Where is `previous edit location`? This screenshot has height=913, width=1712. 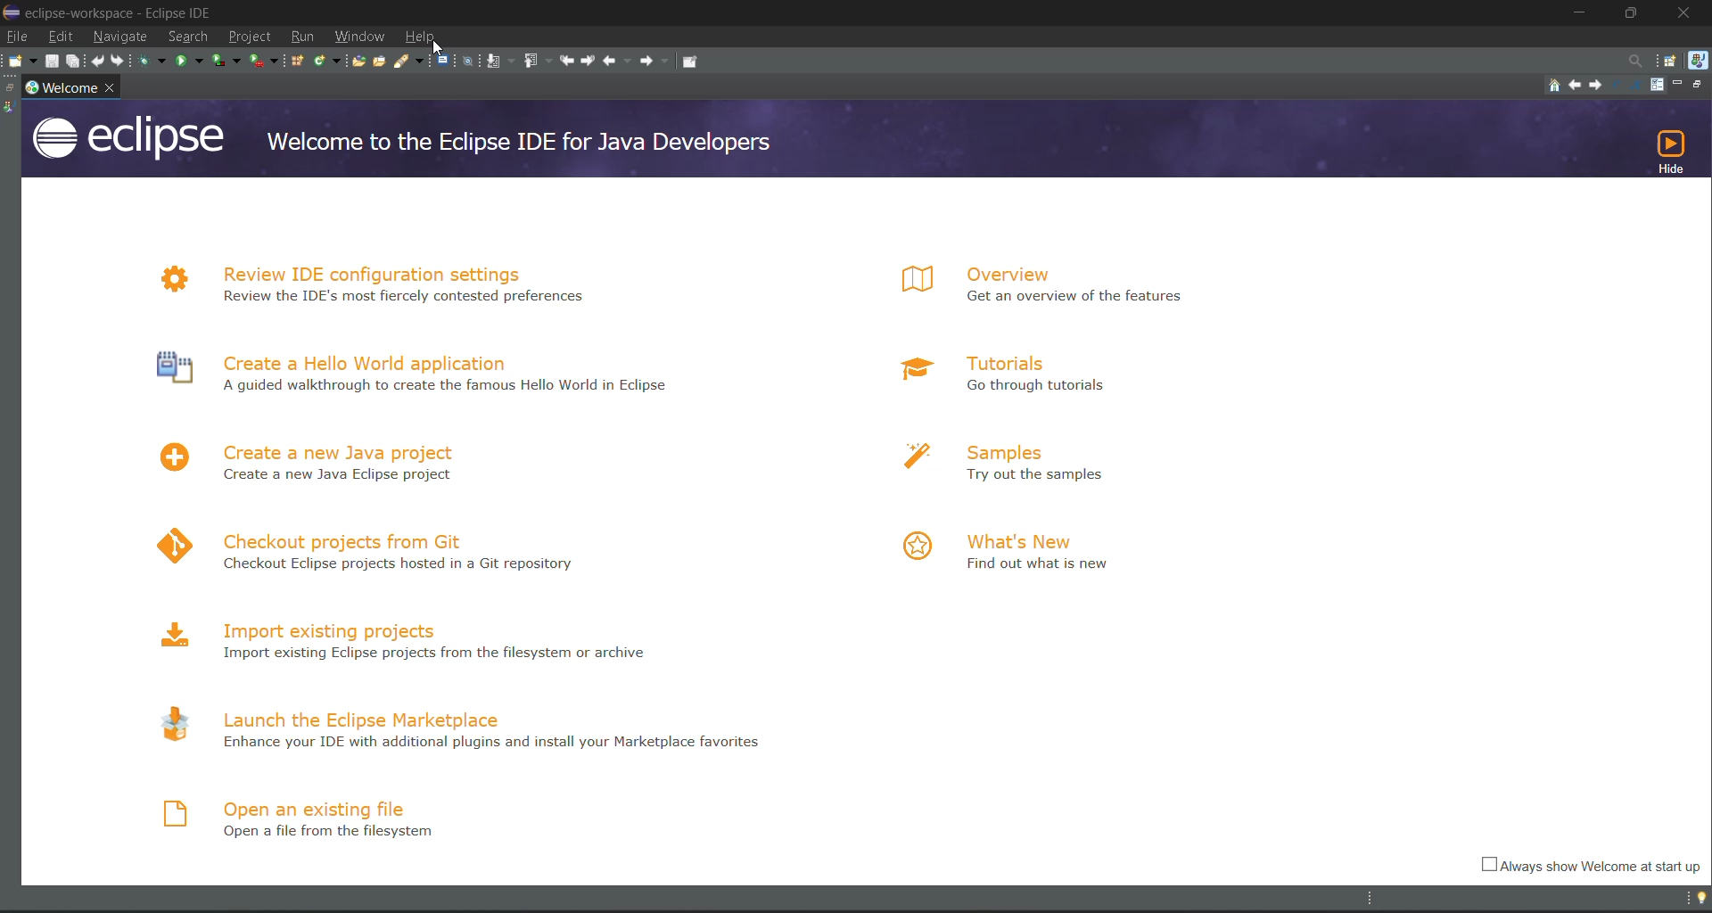 previous edit location is located at coordinates (567, 62).